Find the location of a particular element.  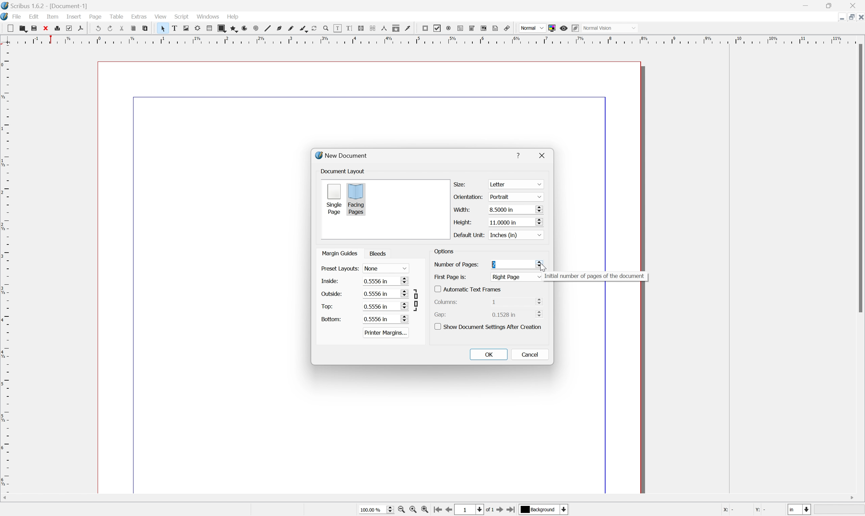

Background is located at coordinates (544, 510).